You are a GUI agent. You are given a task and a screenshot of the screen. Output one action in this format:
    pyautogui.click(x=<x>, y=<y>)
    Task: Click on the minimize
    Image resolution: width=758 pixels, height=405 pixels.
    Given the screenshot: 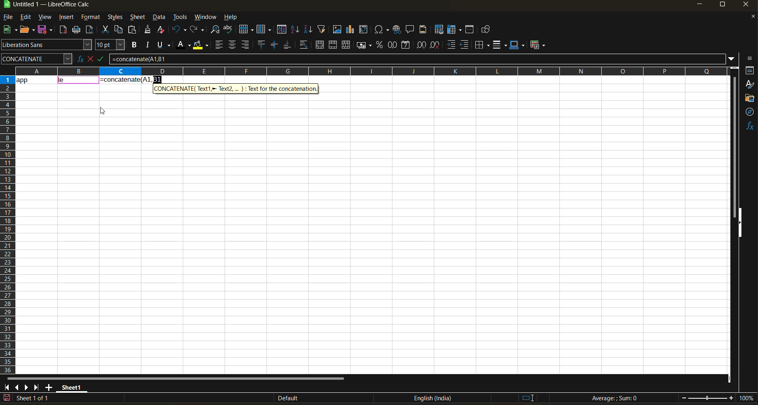 What is the action you would take?
    pyautogui.click(x=699, y=5)
    